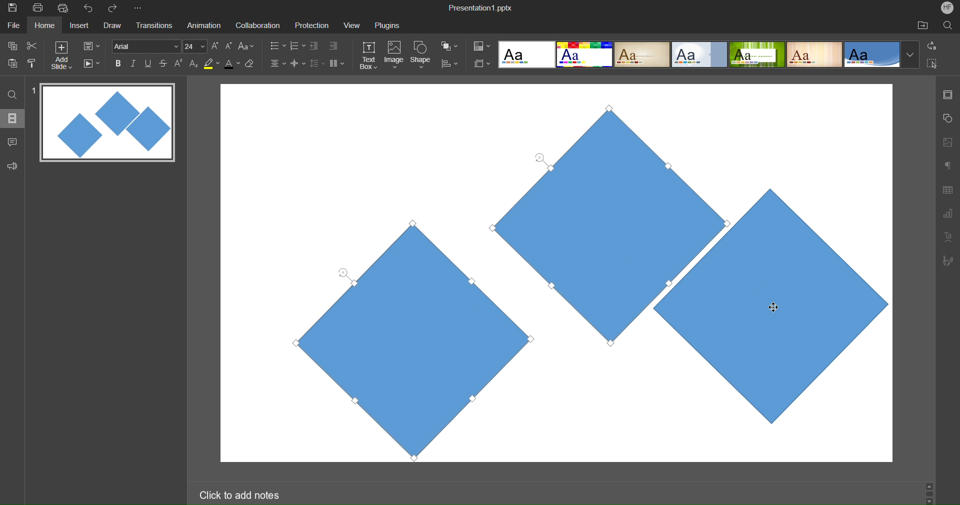 This screenshot has width=960, height=505. I want to click on Font Size, so click(195, 46).